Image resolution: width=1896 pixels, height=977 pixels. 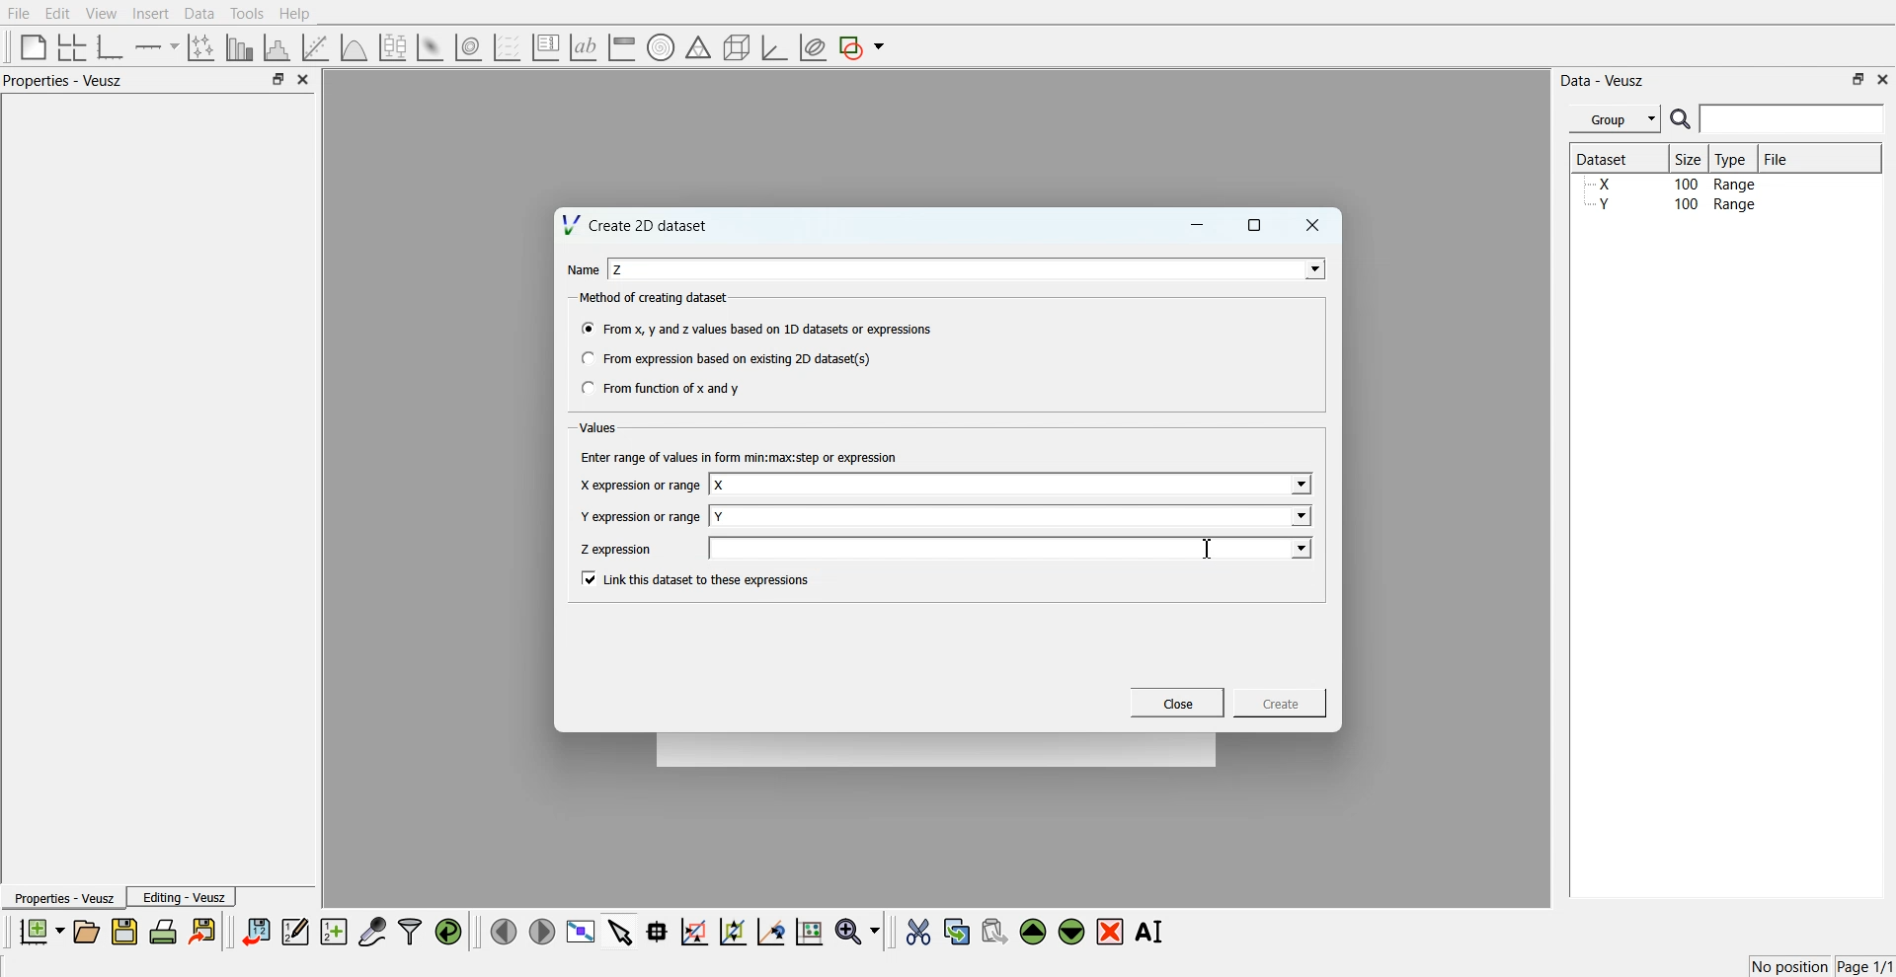 I want to click on il [Link this dataset to these expressions, so click(x=697, y=578).